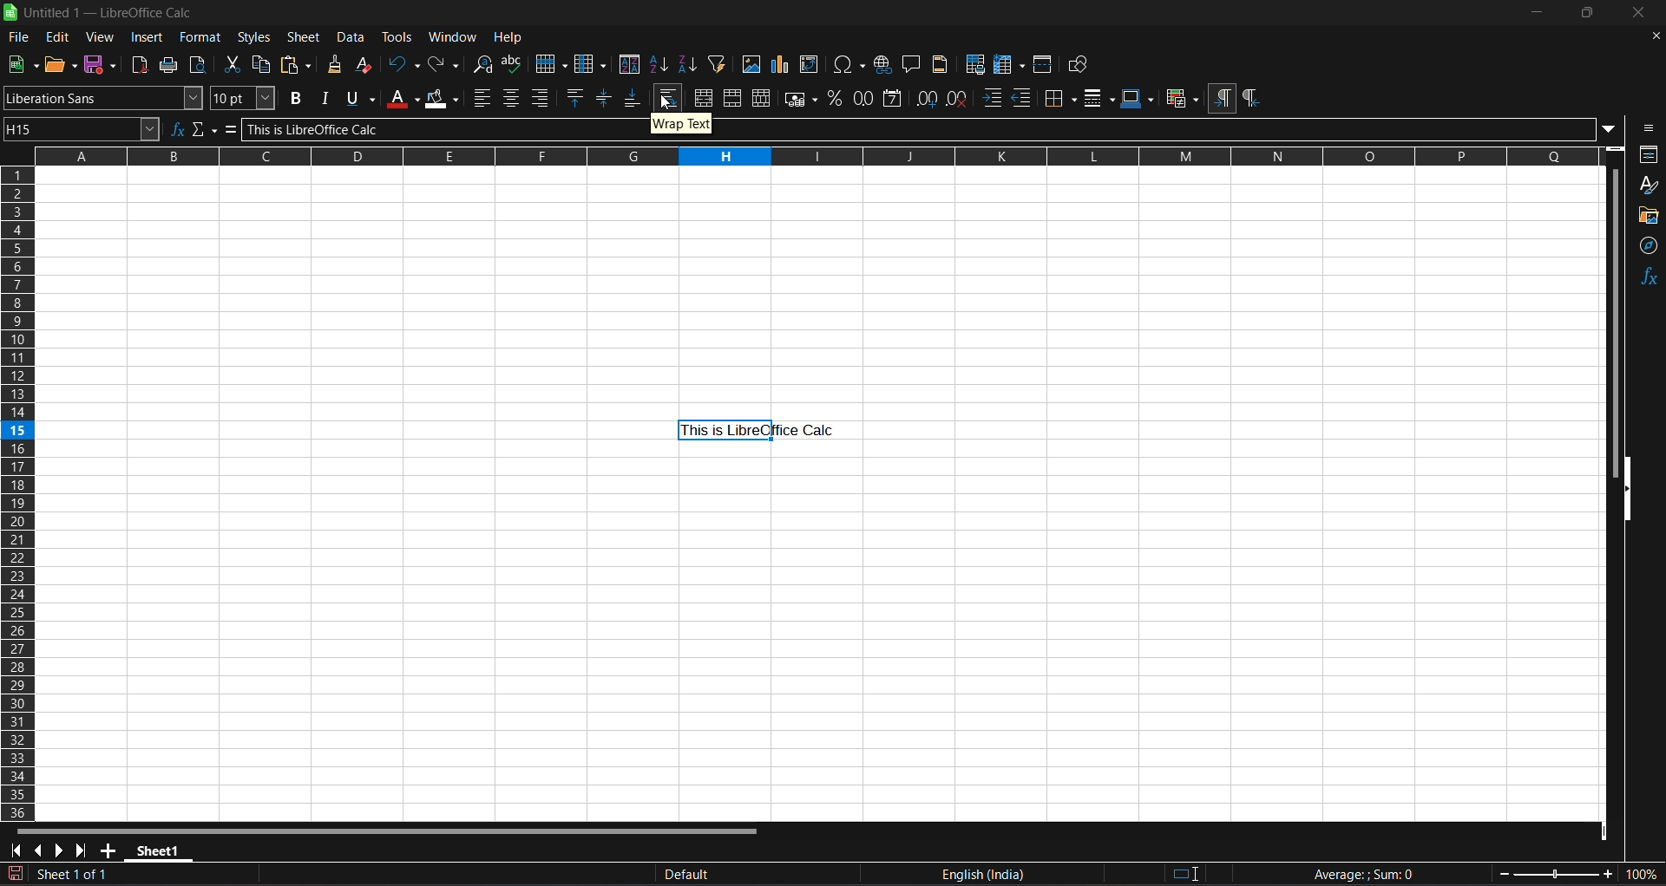 The width and height of the screenshot is (1666, 886). I want to click on sort descending, so click(689, 63).